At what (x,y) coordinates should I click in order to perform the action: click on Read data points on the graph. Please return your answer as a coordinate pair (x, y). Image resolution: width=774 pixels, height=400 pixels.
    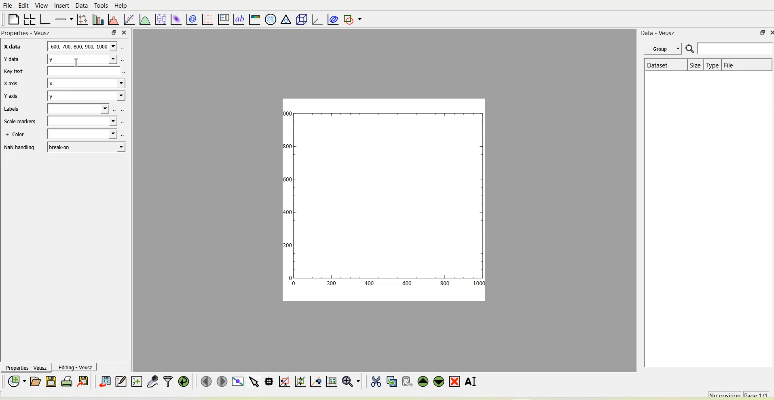
    Looking at the image, I should click on (269, 382).